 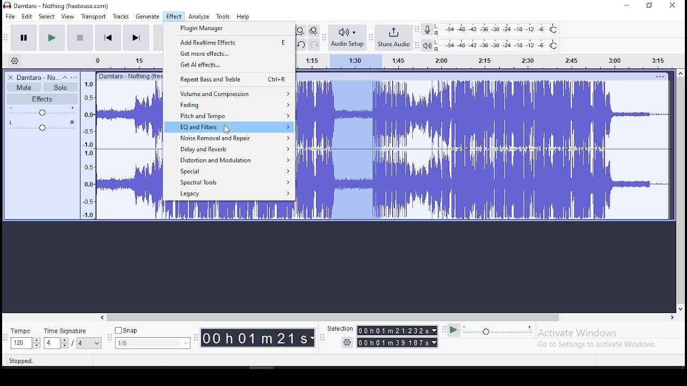 What do you see at coordinates (152, 331) in the screenshot?
I see `Snap` at bounding box center [152, 331].